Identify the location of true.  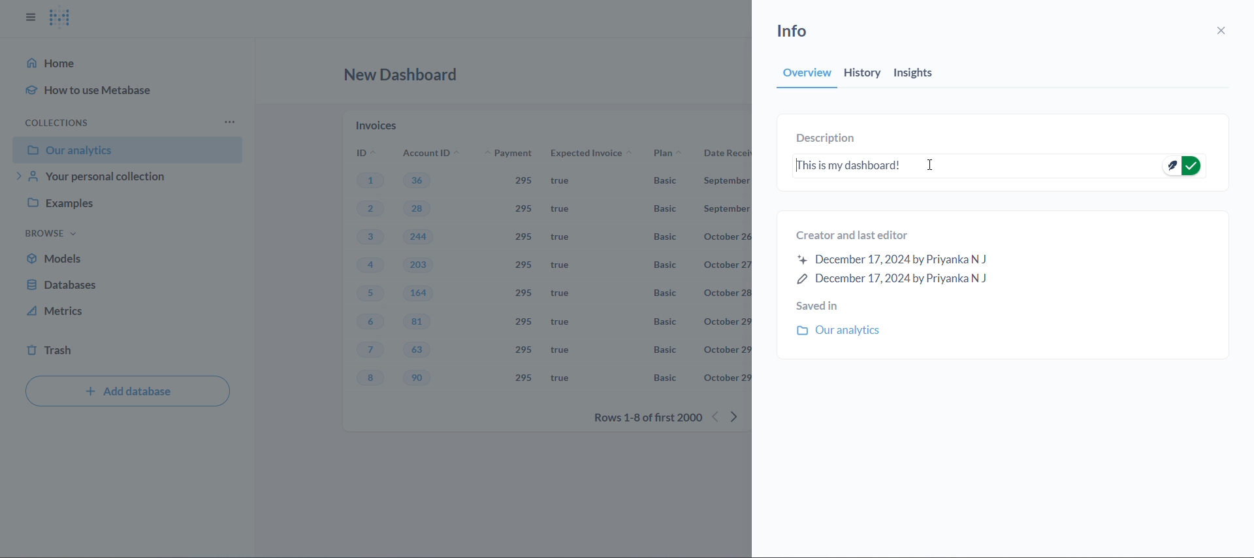
(560, 322).